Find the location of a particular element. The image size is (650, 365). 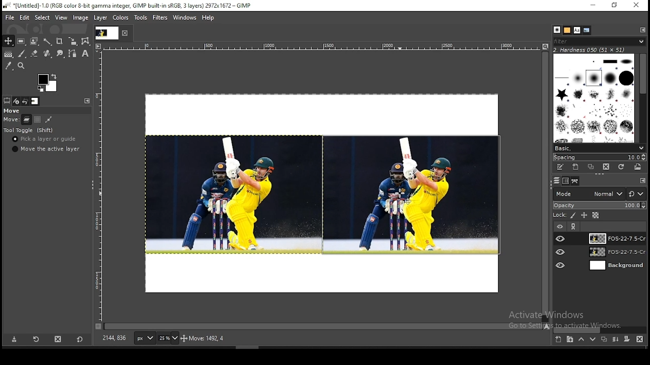

layer is located at coordinates (100, 18).